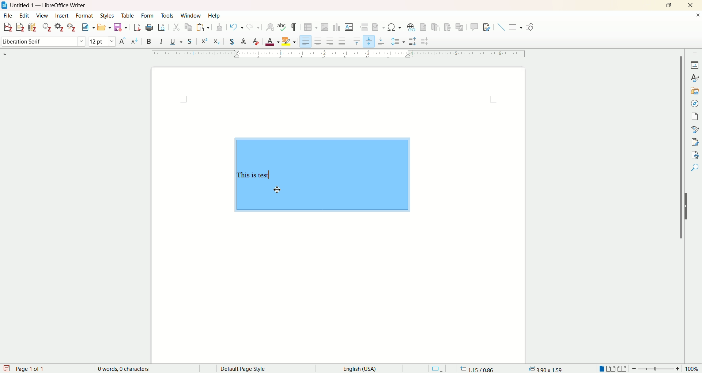  Describe the element at coordinates (424, 27) in the screenshot. I see `insert footnote` at that location.